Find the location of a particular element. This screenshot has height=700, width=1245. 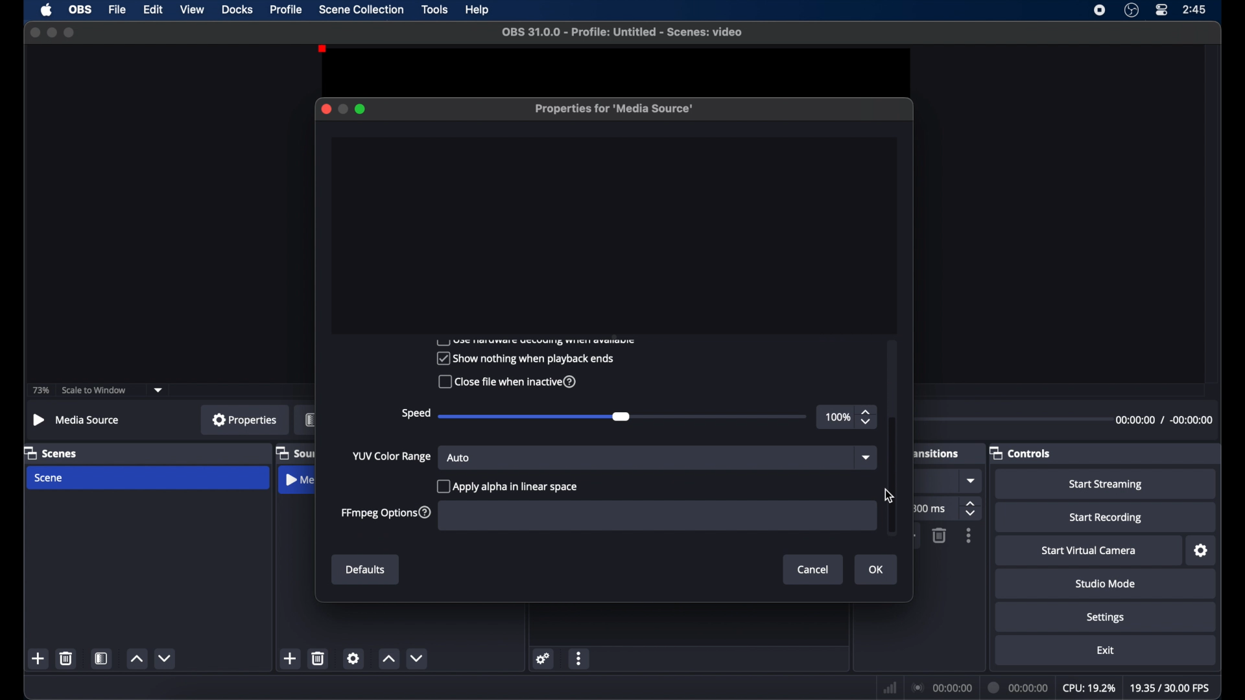

scene filters is located at coordinates (102, 659).